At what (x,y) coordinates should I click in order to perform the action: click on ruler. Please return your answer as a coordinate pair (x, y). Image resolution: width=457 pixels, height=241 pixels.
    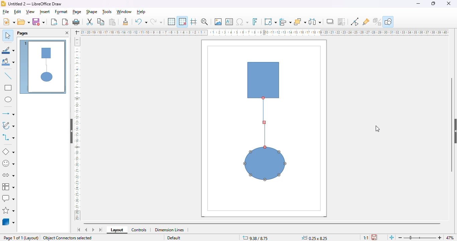
    Looking at the image, I should click on (265, 32).